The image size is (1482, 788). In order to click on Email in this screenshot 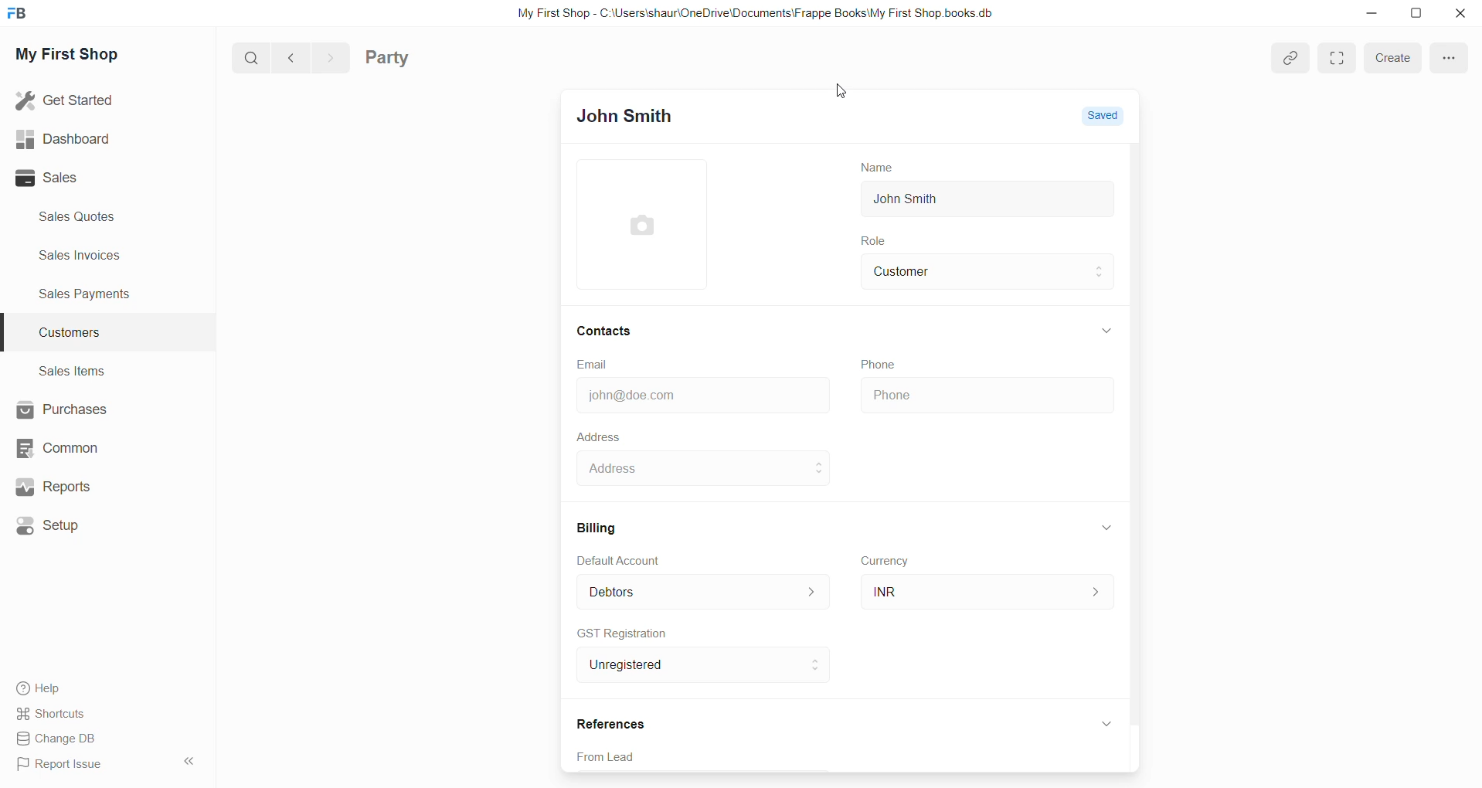, I will do `click(595, 364)`.